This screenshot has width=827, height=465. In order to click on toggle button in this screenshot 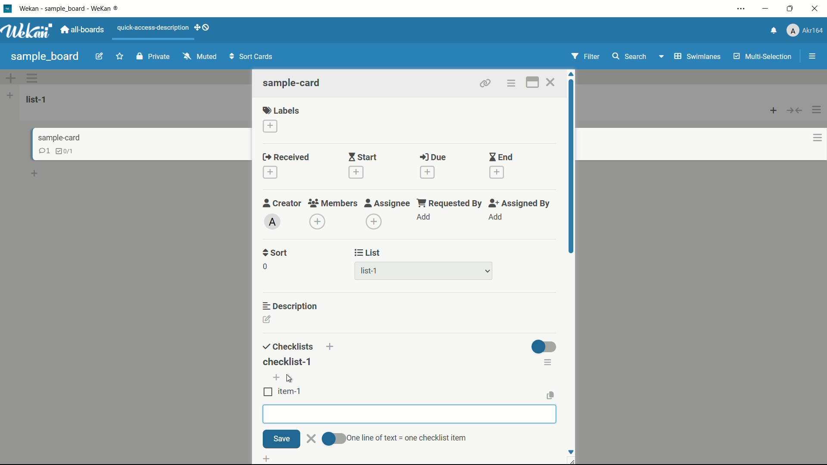, I will do `click(544, 347)`.